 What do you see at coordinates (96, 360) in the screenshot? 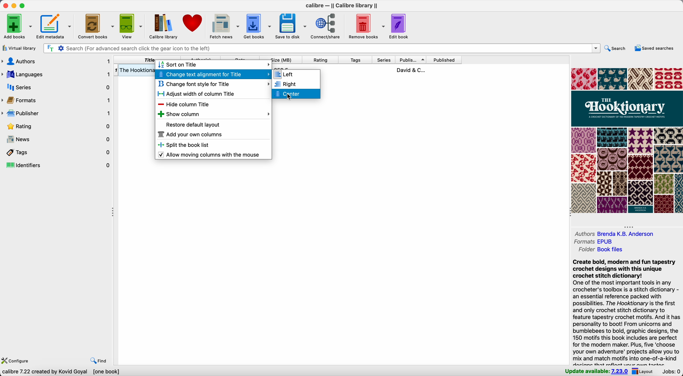
I see `find` at bounding box center [96, 360].